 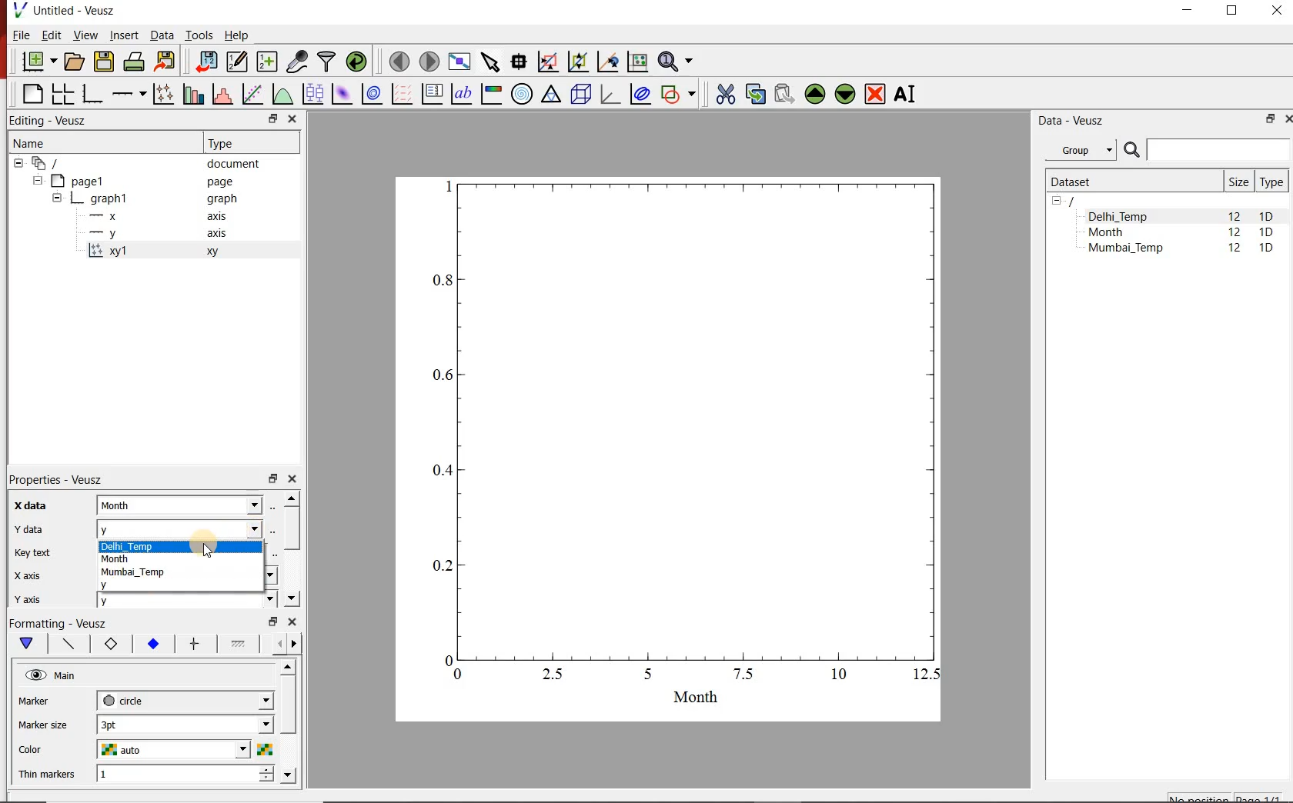 What do you see at coordinates (73, 62) in the screenshot?
I see `open a document` at bounding box center [73, 62].